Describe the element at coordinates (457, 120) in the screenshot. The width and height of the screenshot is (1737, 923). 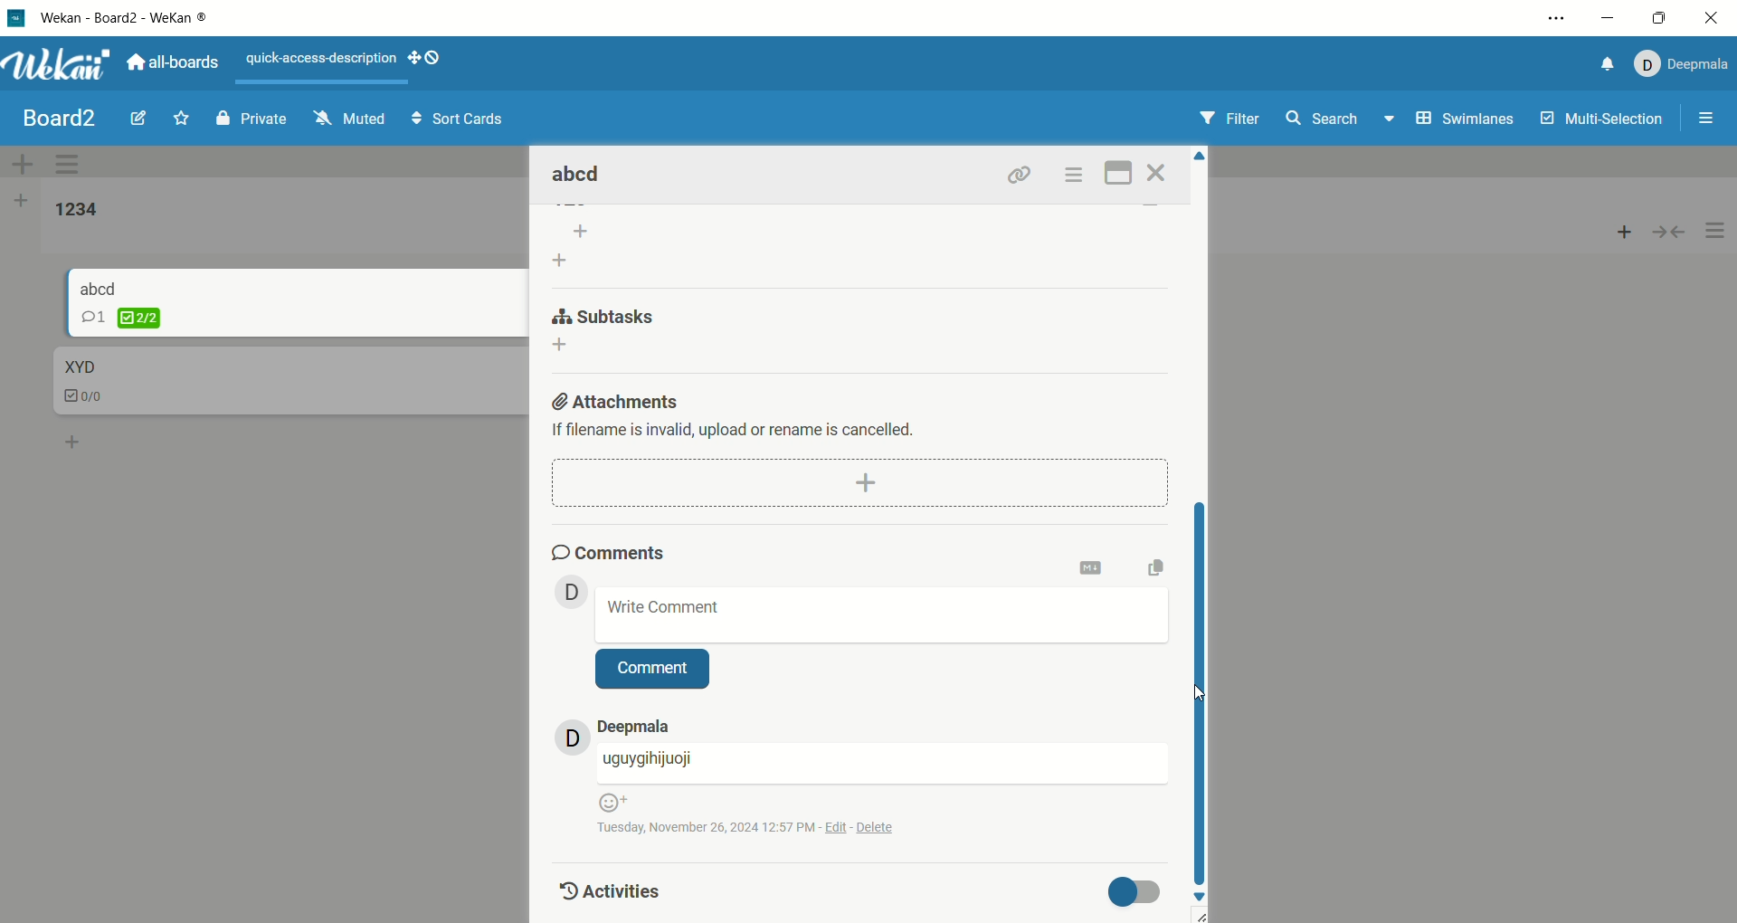
I see `sort cards` at that location.